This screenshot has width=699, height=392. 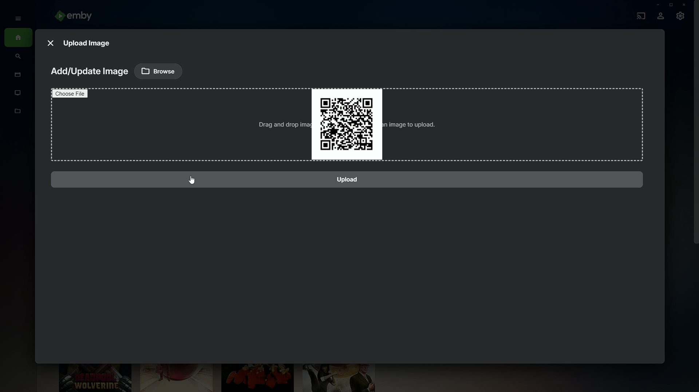 I want to click on Show menu, so click(x=16, y=18).